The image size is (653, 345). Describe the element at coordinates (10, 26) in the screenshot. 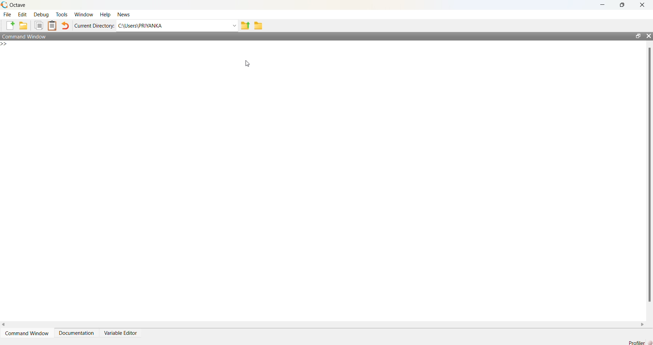

I see `New script` at that location.